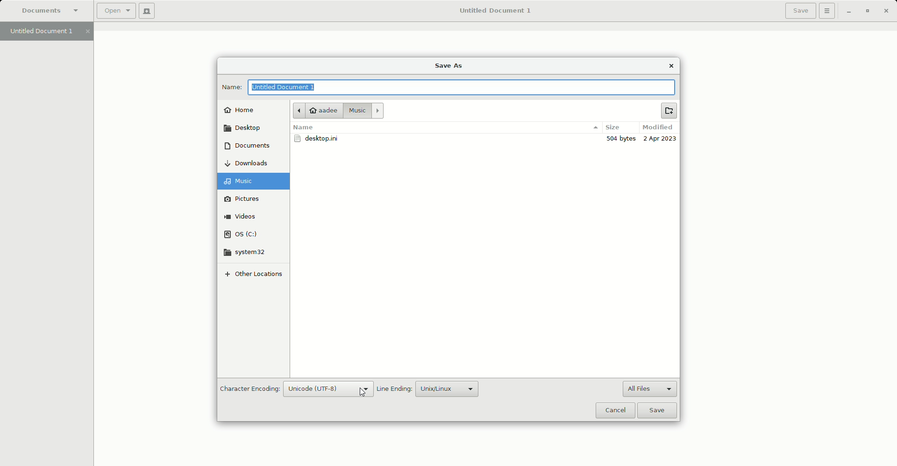 Image resolution: width=897 pixels, height=466 pixels. Describe the element at coordinates (594, 127) in the screenshot. I see `options` at that location.